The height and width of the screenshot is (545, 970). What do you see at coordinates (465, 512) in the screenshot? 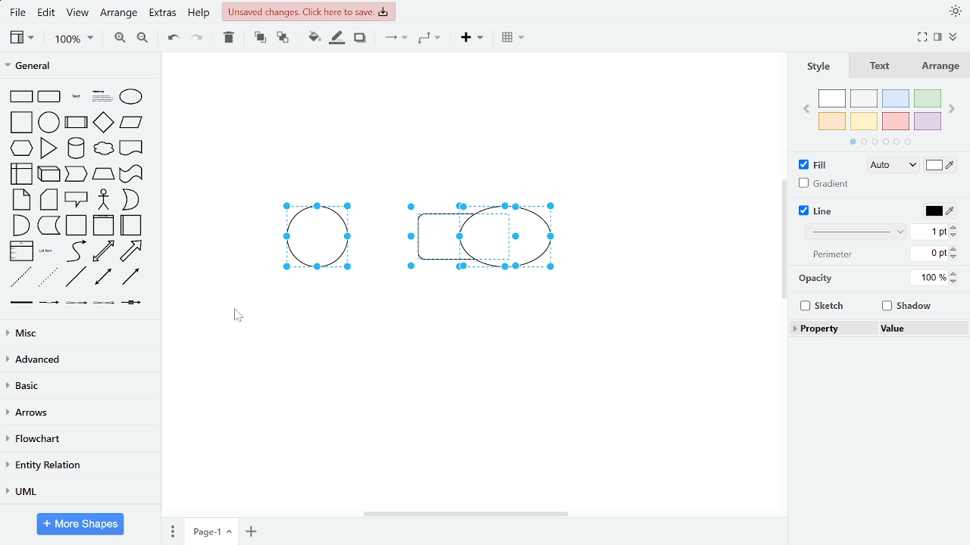
I see `horizontal scrollbar` at bounding box center [465, 512].